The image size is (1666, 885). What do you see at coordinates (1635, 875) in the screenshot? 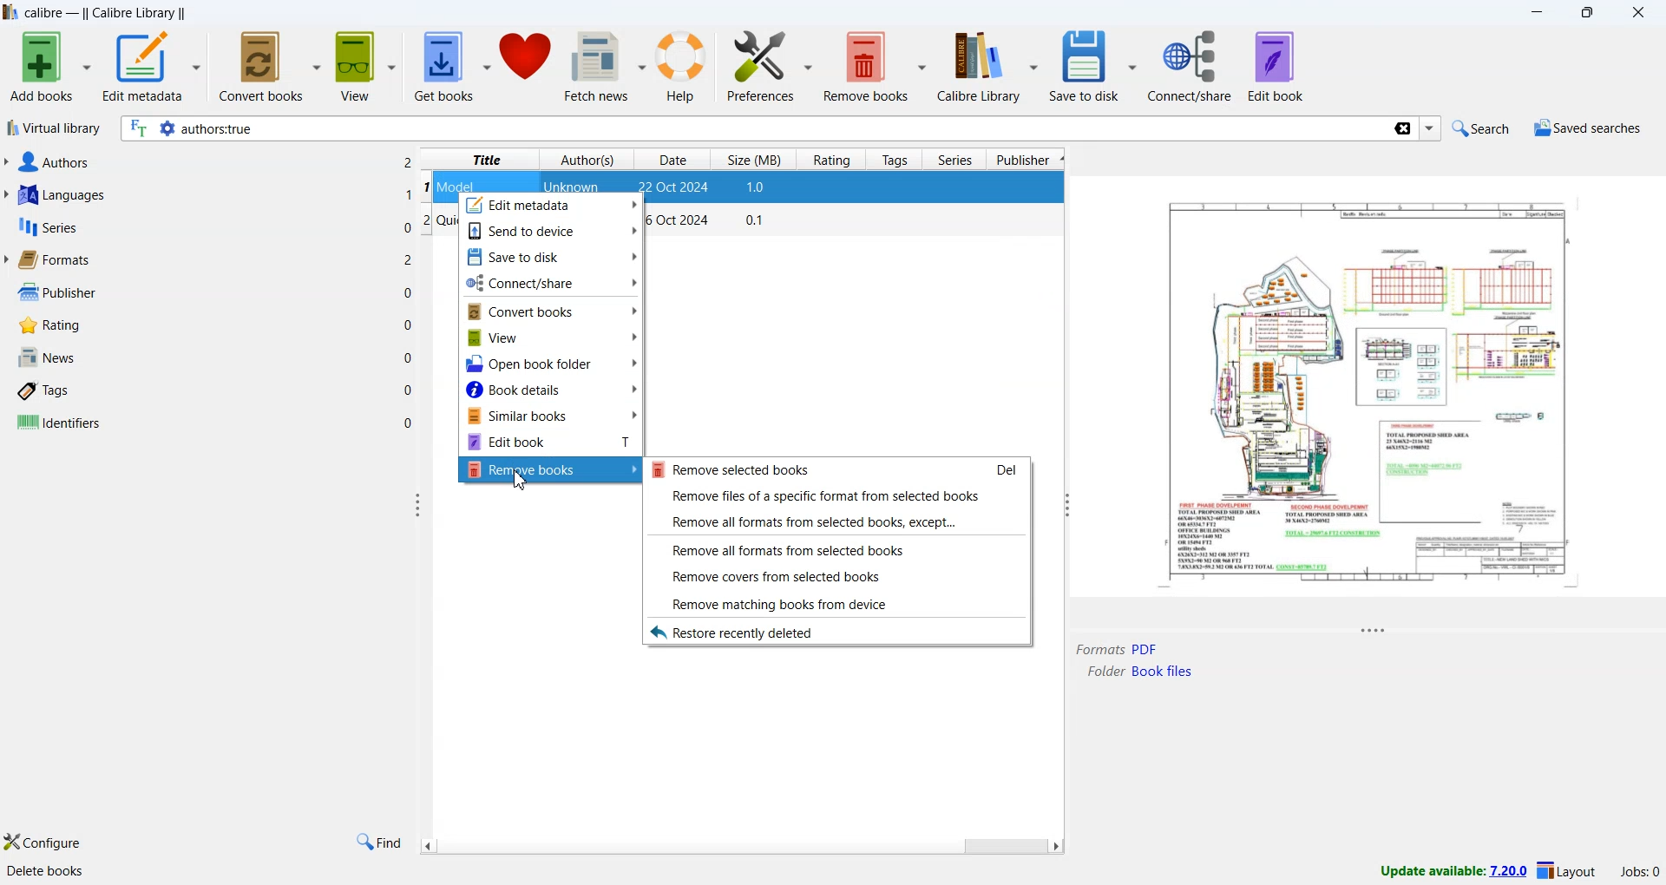
I see `jobs` at bounding box center [1635, 875].